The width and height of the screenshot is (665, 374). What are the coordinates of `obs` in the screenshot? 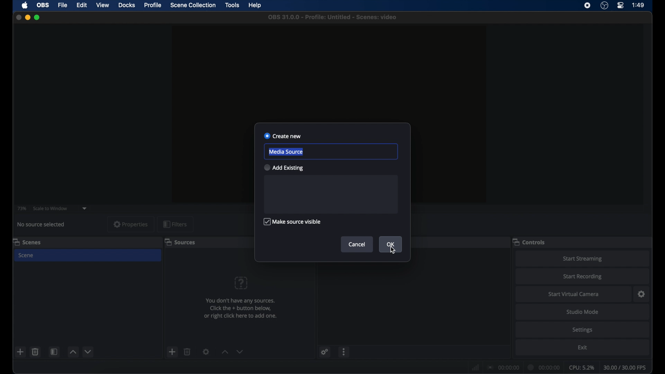 It's located at (42, 5).